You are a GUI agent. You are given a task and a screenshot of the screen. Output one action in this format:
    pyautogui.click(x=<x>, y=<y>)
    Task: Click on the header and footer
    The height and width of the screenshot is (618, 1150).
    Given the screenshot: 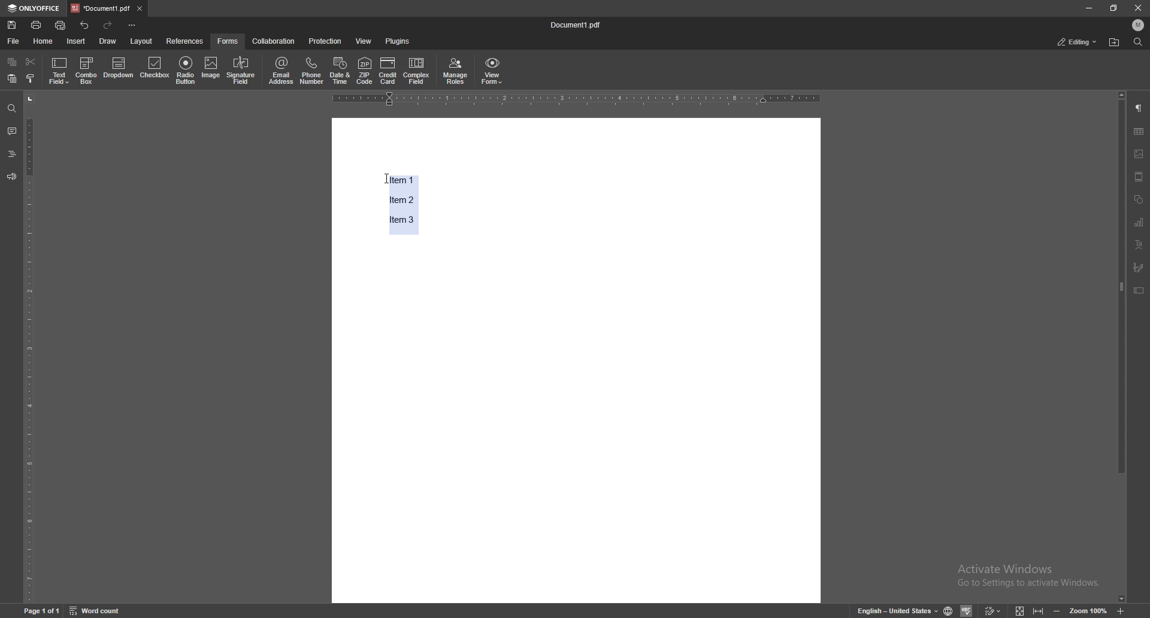 What is the action you would take?
    pyautogui.click(x=1139, y=176)
    